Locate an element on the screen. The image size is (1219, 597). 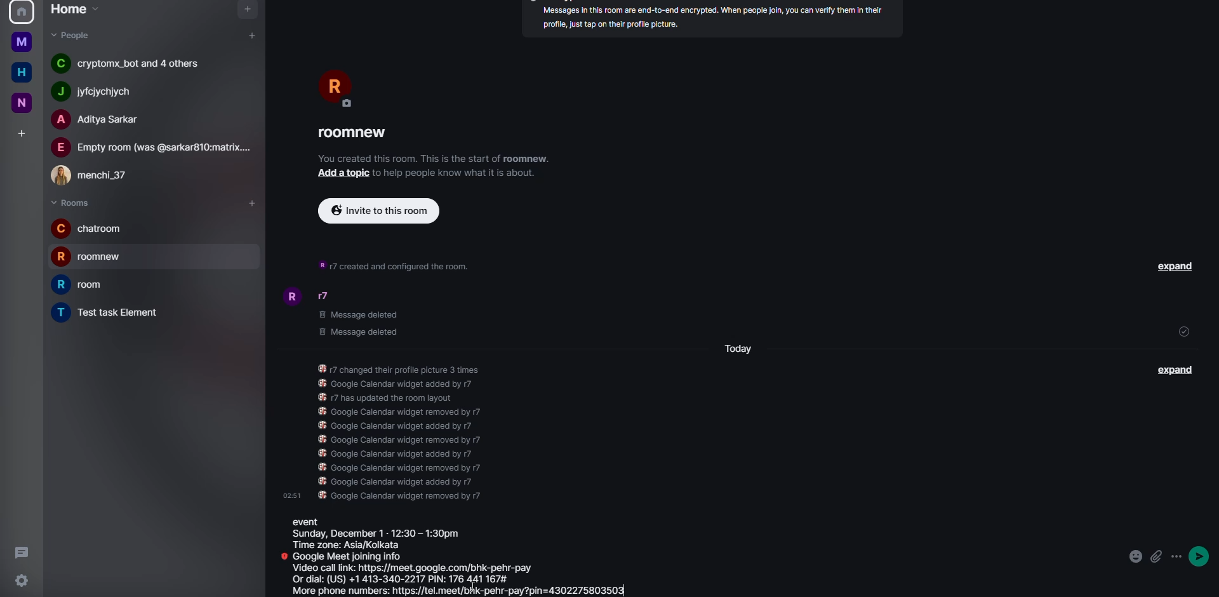
people is located at coordinates (71, 36).